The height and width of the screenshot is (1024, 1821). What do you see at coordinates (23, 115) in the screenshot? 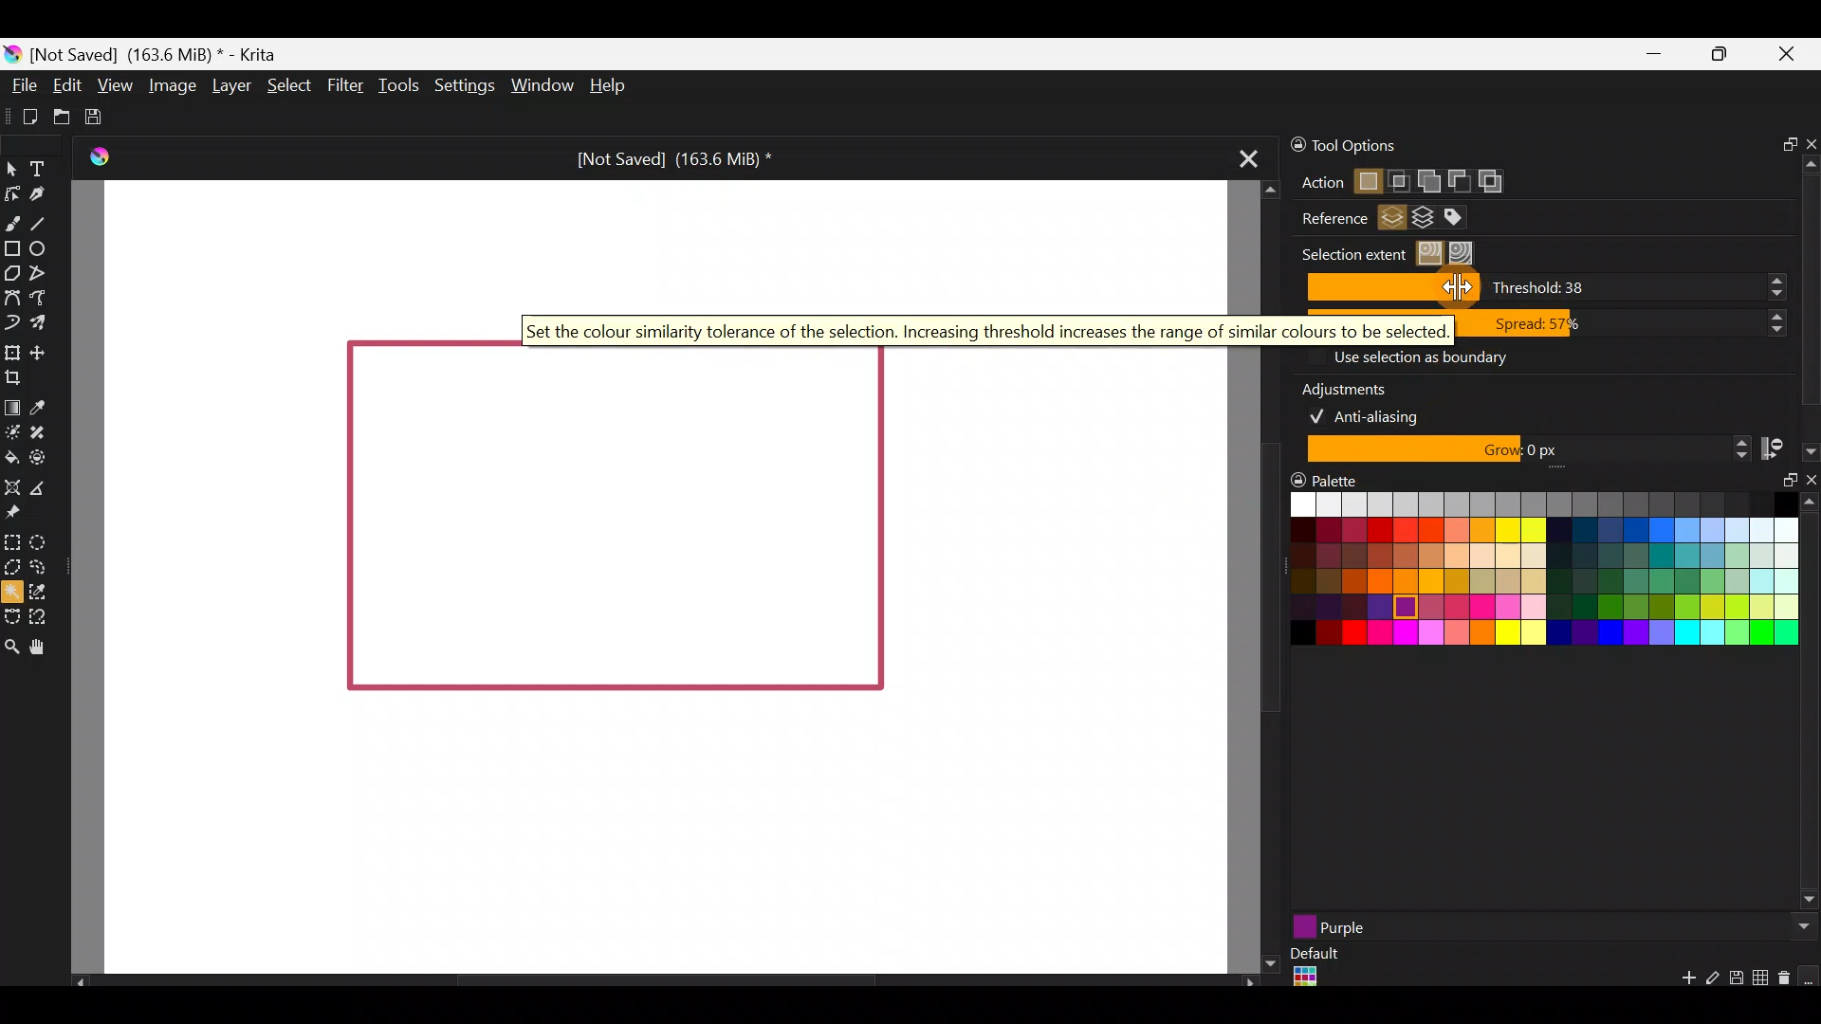
I see `Create new document` at bounding box center [23, 115].